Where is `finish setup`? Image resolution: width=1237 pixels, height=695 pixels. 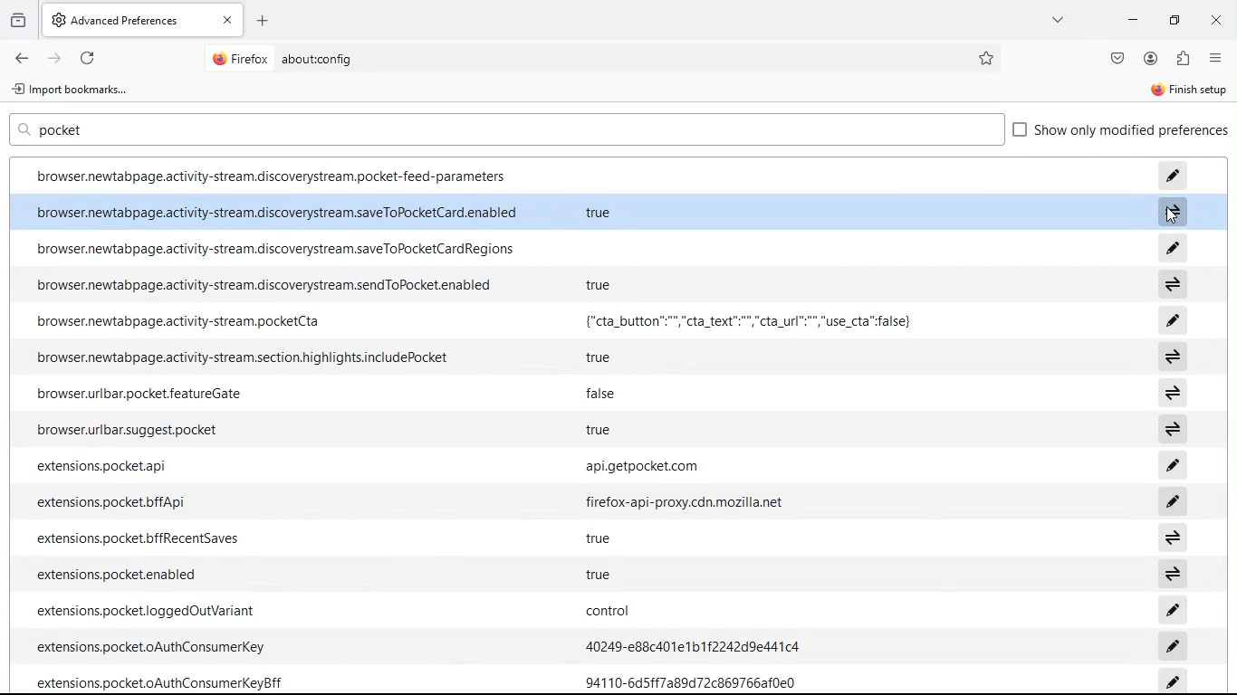 finish setup is located at coordinates (1190, 92).